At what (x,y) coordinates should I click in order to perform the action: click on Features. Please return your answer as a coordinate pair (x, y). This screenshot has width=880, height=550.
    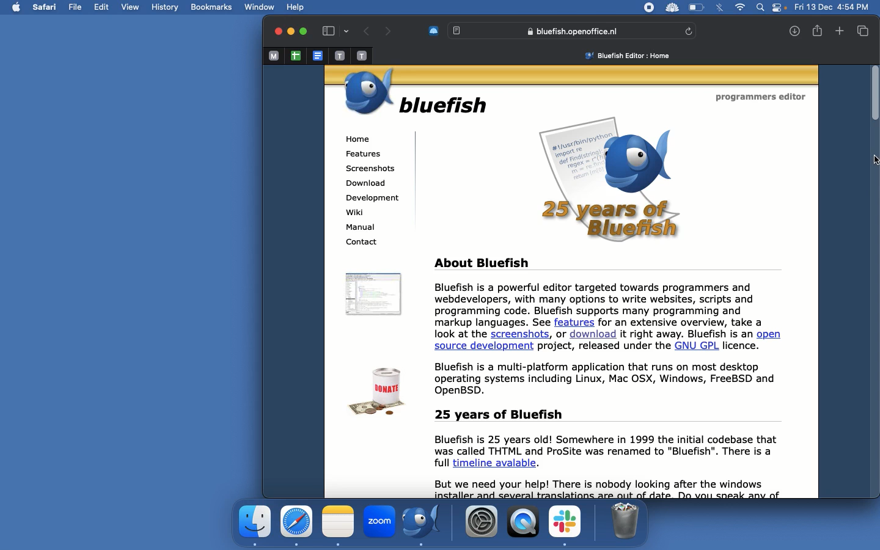
    Looking at the image, I should click on (361, 153).